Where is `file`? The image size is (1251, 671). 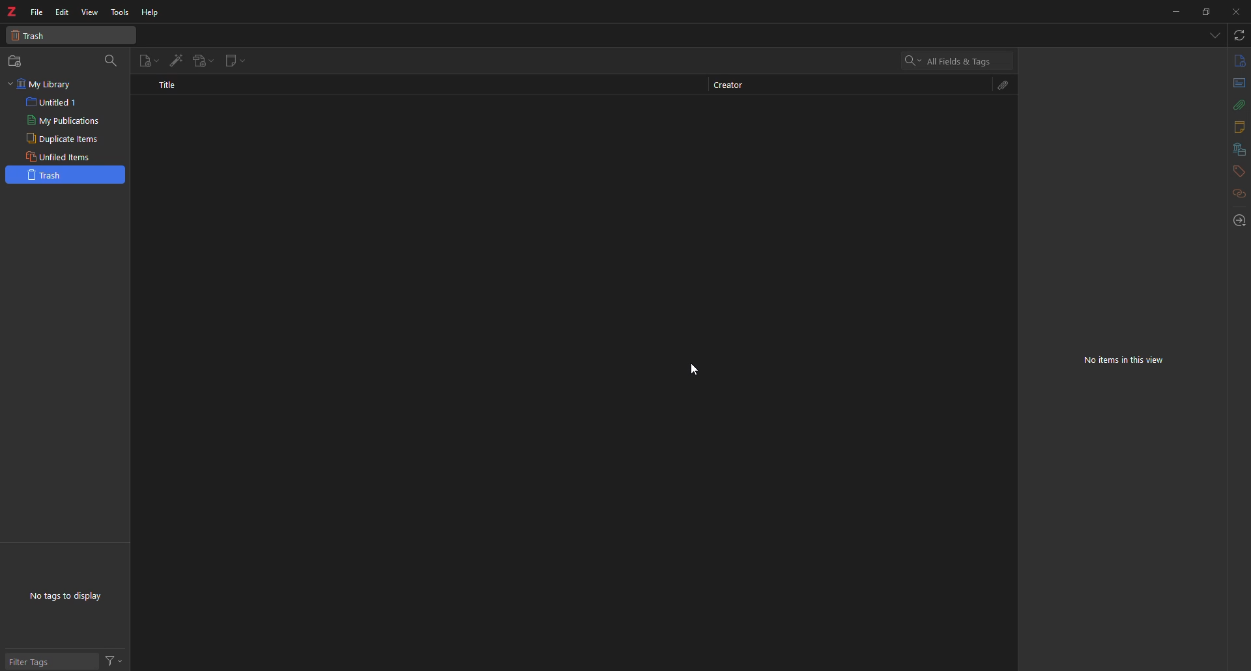
file is located at coordinates (36, 12).